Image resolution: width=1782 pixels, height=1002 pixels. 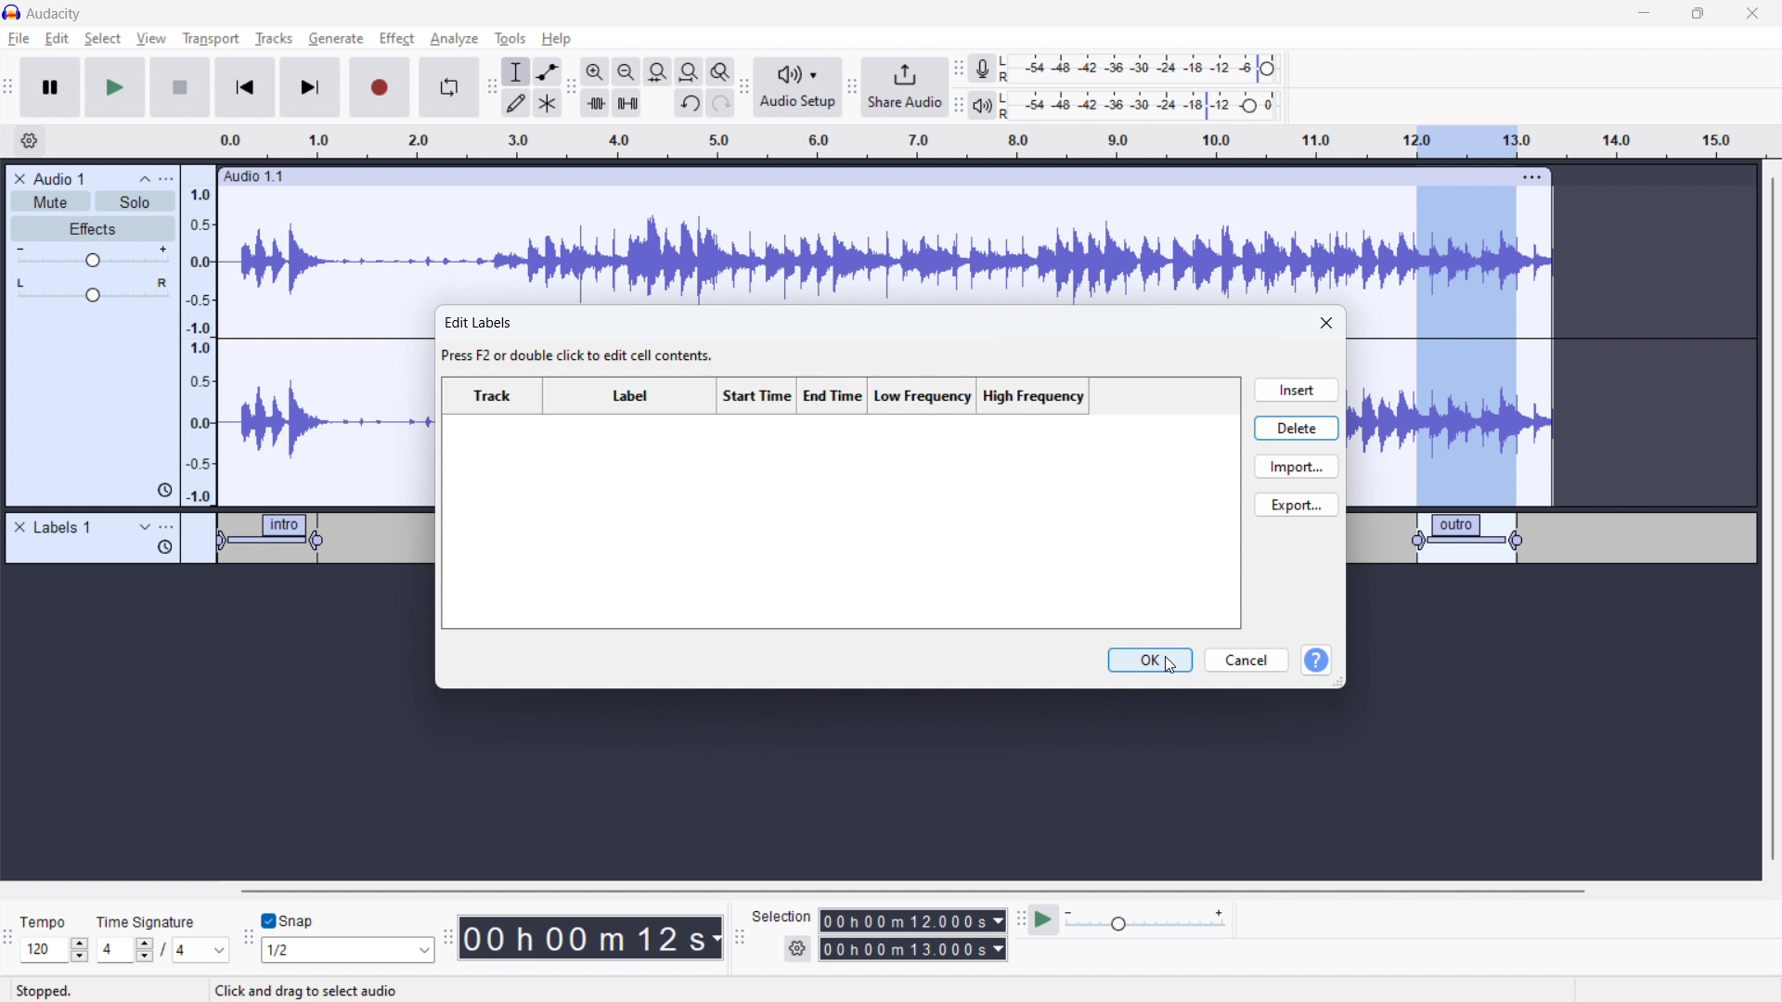 What do you see at coordinates (492, 87) in the screenshot?
I see `tools toolbar` at bounding box center [492, 87].